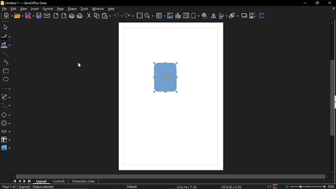 This screenshot has width=336, height=189. What do you see at coordinates (244, 16) in the screenshot?
I see `shadow` at bounding box center [244, 16].